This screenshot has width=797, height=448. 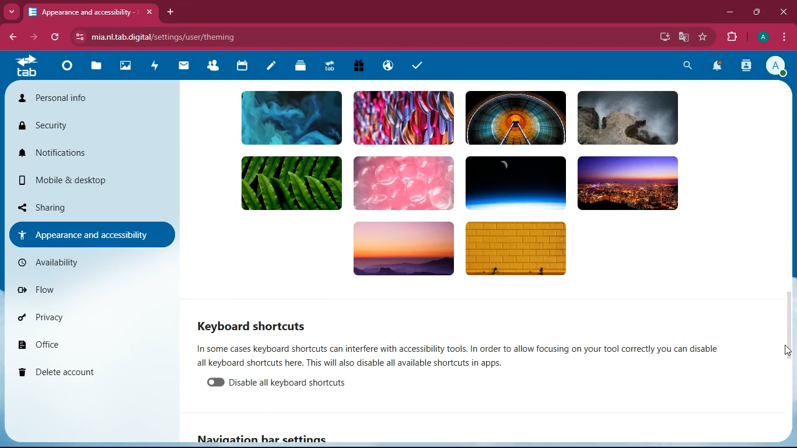 I want to click on mobile, so click(x=84, y=177).